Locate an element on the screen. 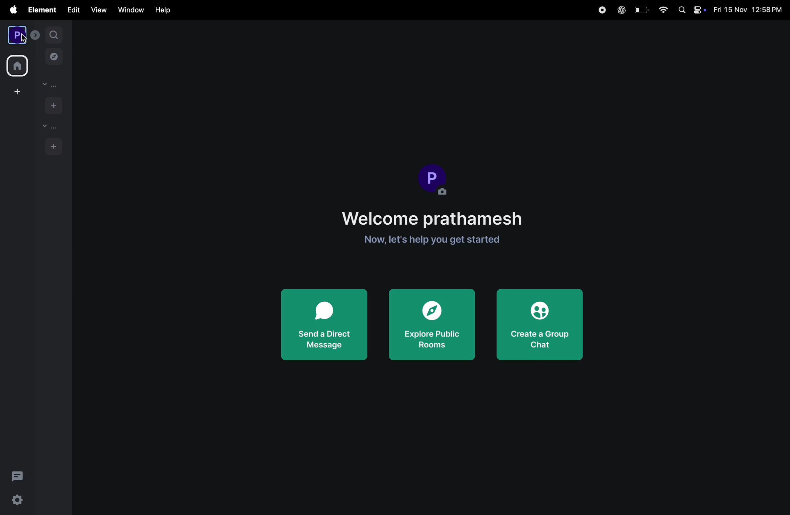 The image size is (790, 515). wifi is located at coordinates (664, 10).